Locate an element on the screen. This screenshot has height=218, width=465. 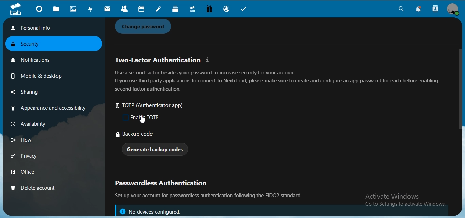
dashboard is located at coordinates (40, 10).